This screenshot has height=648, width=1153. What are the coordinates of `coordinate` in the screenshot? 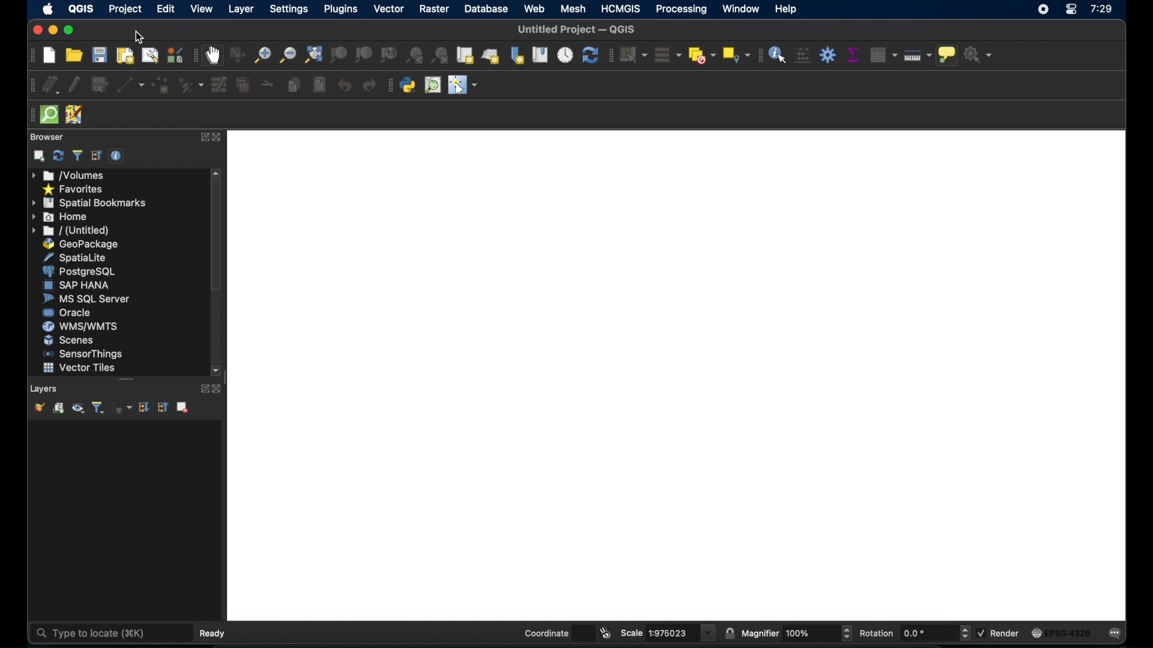 It's located at (545, 632).